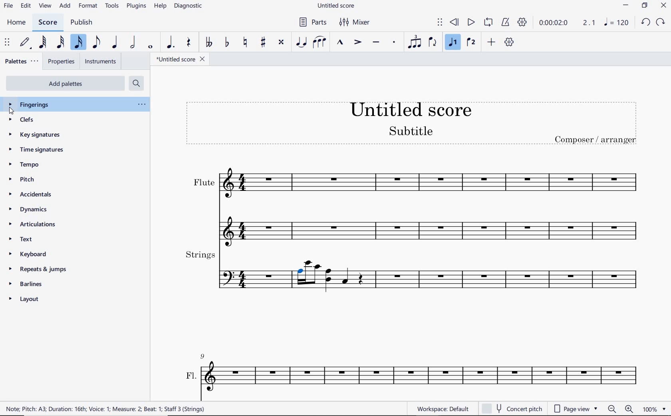 Image resolution: width=671 pixels, height=416 pixels. Describe the element at coordinates (301, 273) in the screenshot. I see `note highlighted` at that location.